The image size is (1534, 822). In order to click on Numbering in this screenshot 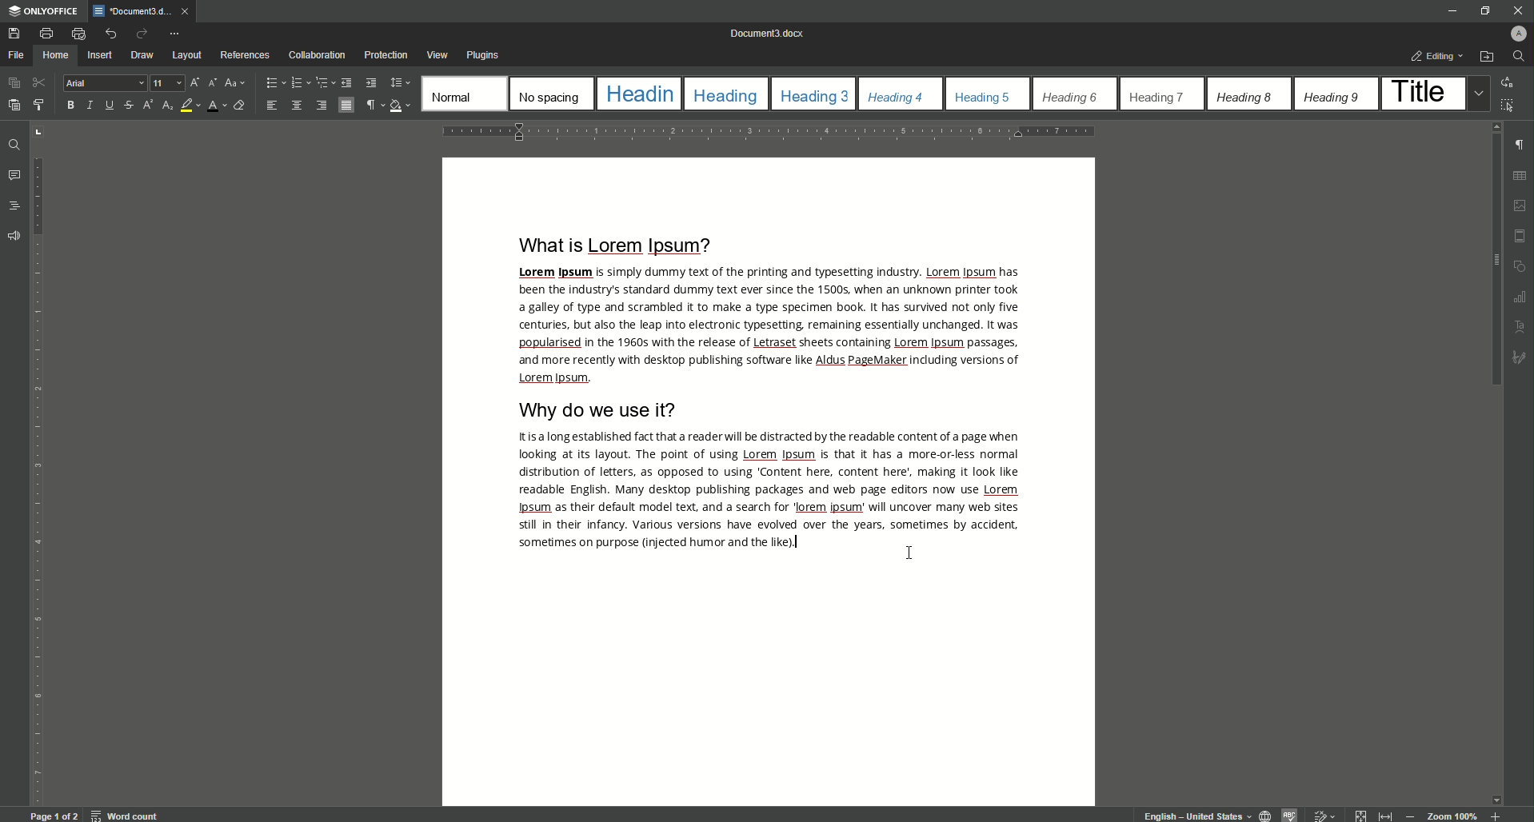, I will do `click(297, 83)`.